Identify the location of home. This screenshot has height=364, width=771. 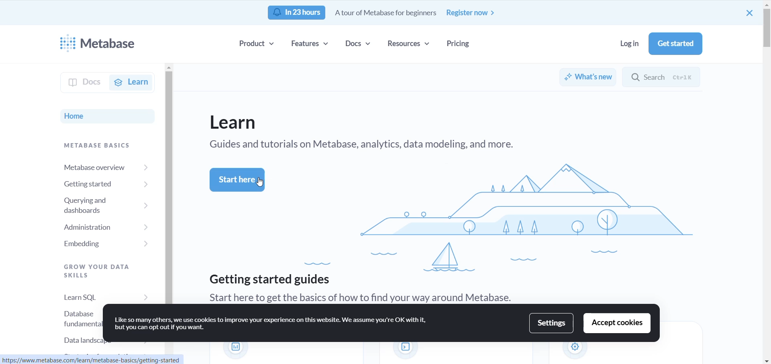
(77, 115).